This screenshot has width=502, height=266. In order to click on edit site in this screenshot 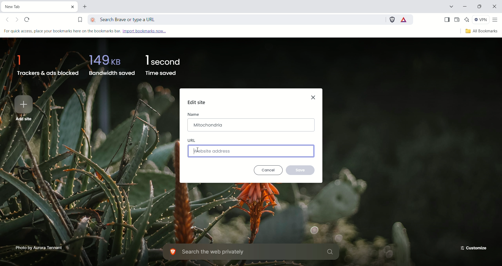, I will do `click(197, 103)`.